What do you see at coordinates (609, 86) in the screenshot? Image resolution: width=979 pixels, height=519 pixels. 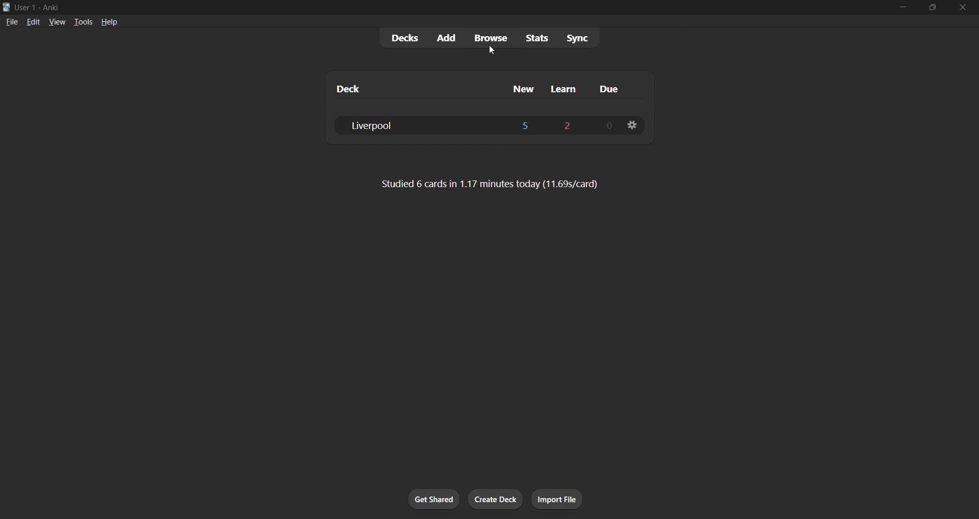 I see `due cards` at bounding box center [609, 86].